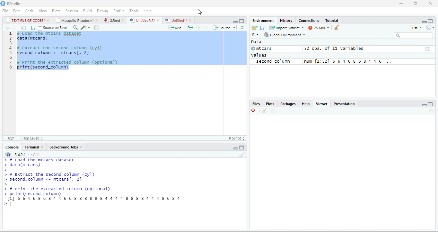 The width and height of the screenshot is (438, 232). I want to click on Edit, so click(16, 11).